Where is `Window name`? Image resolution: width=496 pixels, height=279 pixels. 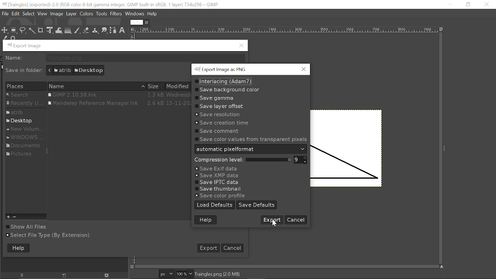 Window name is located at coordinates (26, 46).